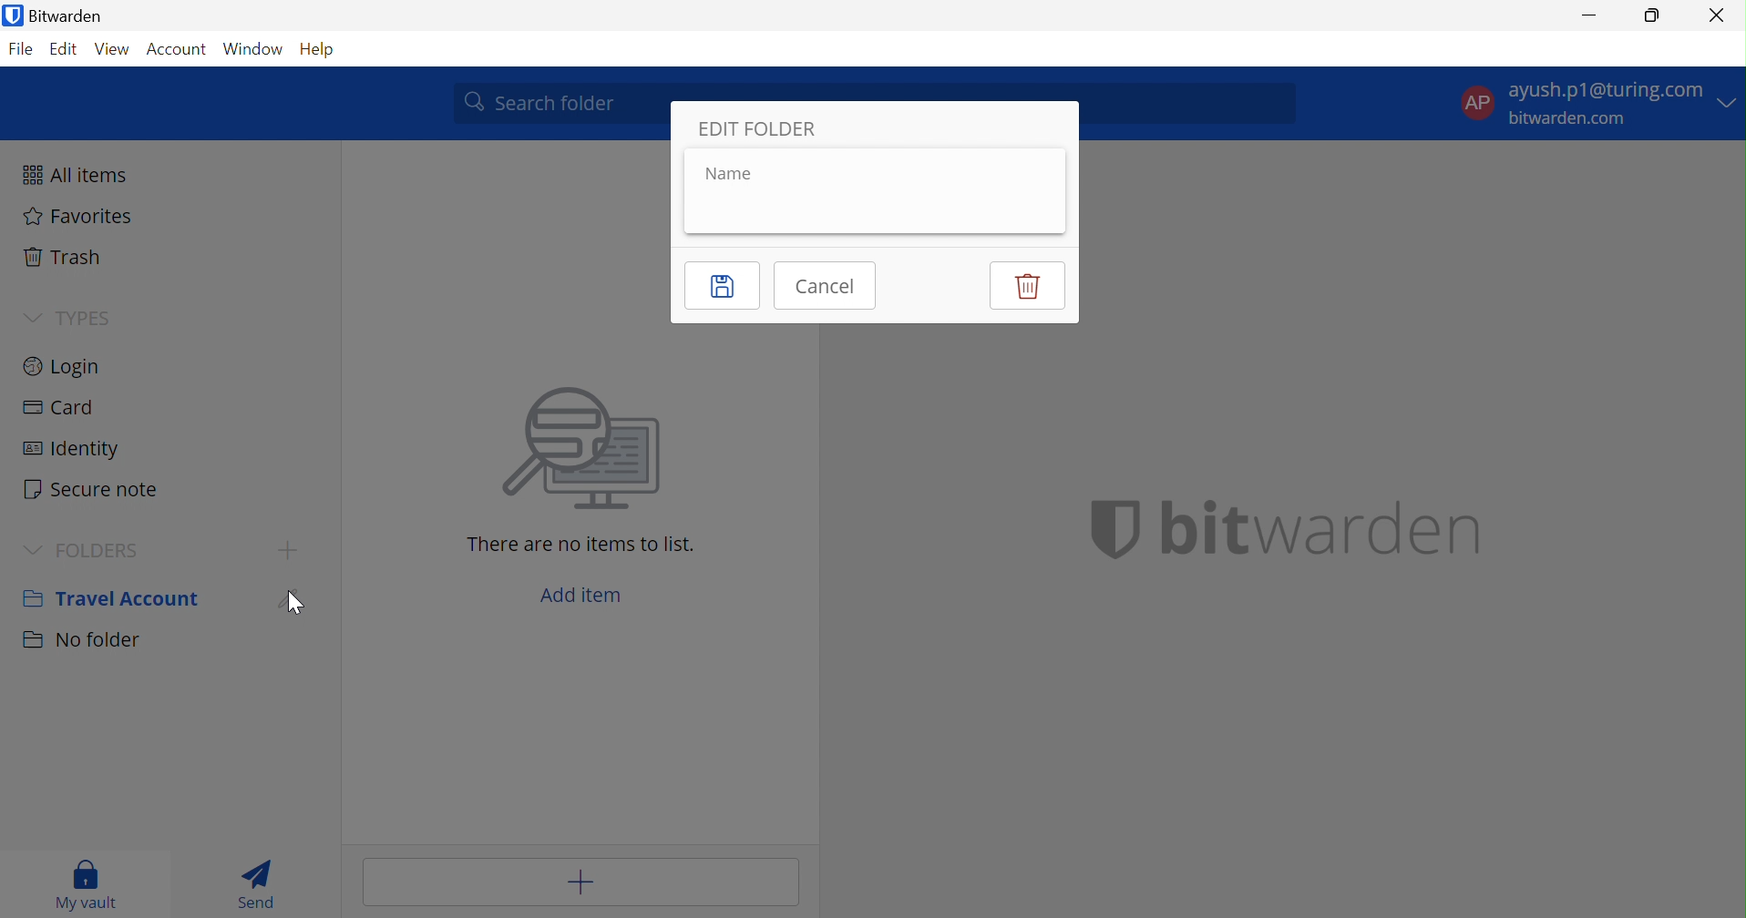 This screenshot has width=1746, height=918. Describe the element at coordinates (24, 48) in the screenshot. I see `File` at that location.